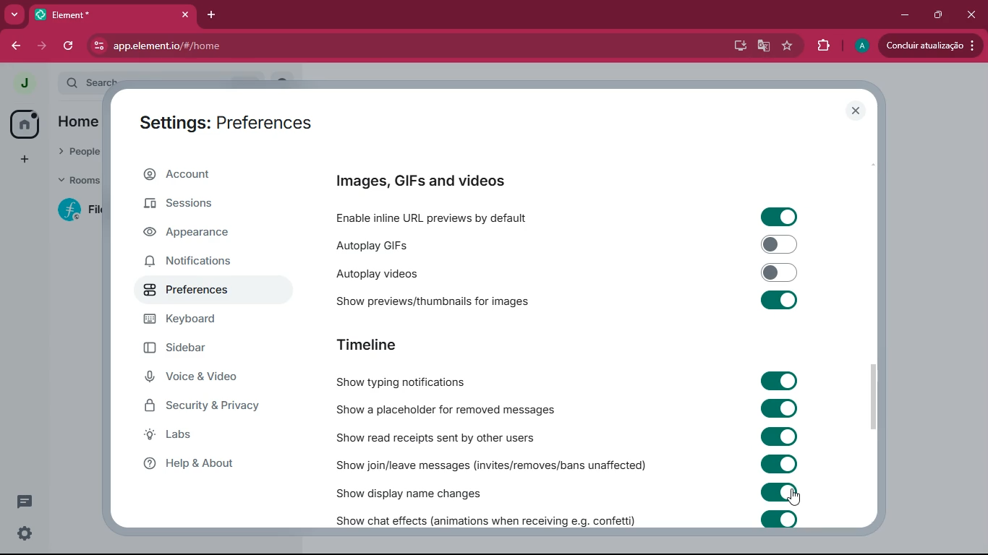 This screenshot has width=988, height=555. What do you see at coordinates (25, 533) in the screenshot?
I see `quick settings` at bounding box center [25, 533].